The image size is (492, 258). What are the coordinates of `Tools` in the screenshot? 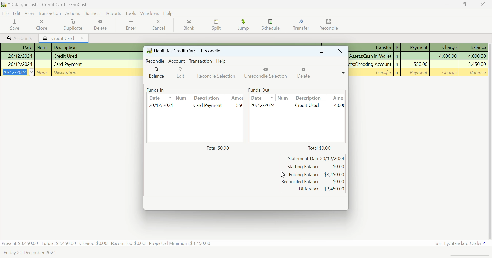 It's located at (131, 13).